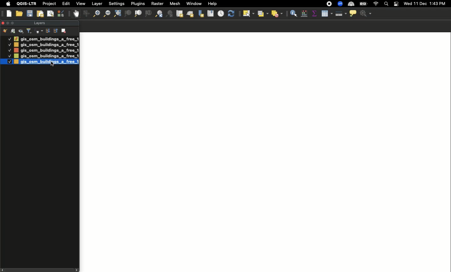 The width and height of the screenshot is (451, 272). Describe the element at coordinates (5, 31) in the screenshot. I see `Open the layer styling panel` at that location.